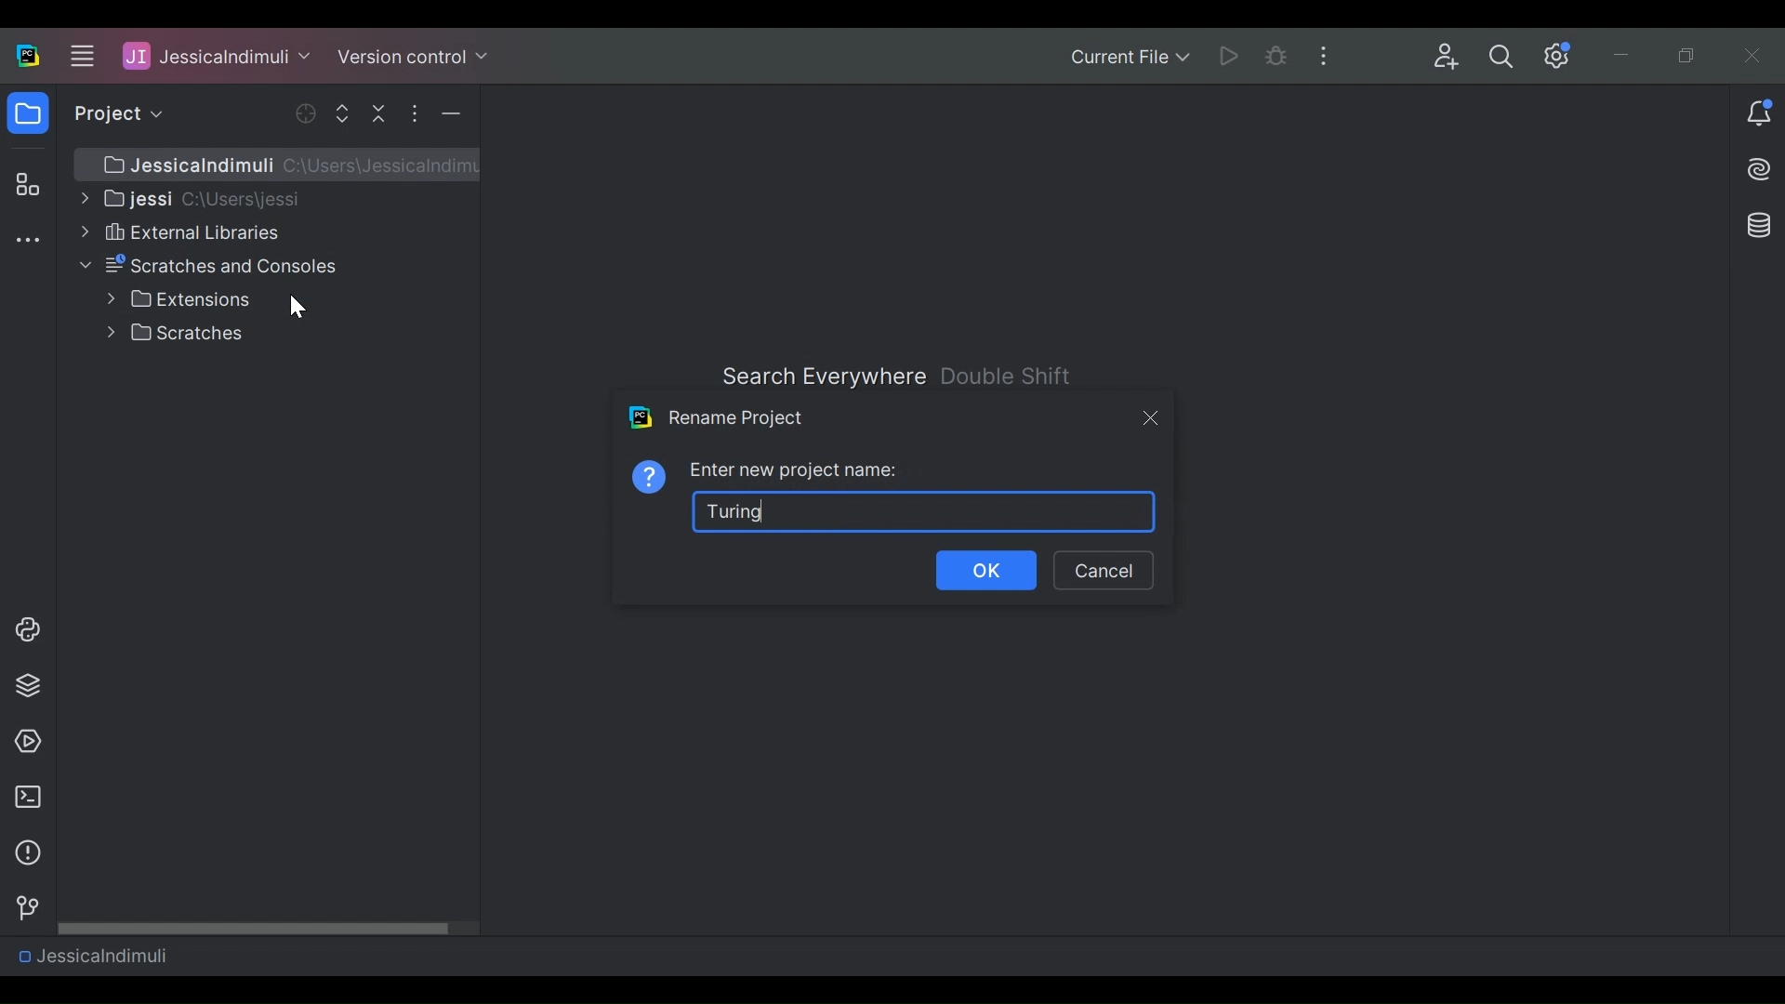  I want to click on folder, so click(29, 116).